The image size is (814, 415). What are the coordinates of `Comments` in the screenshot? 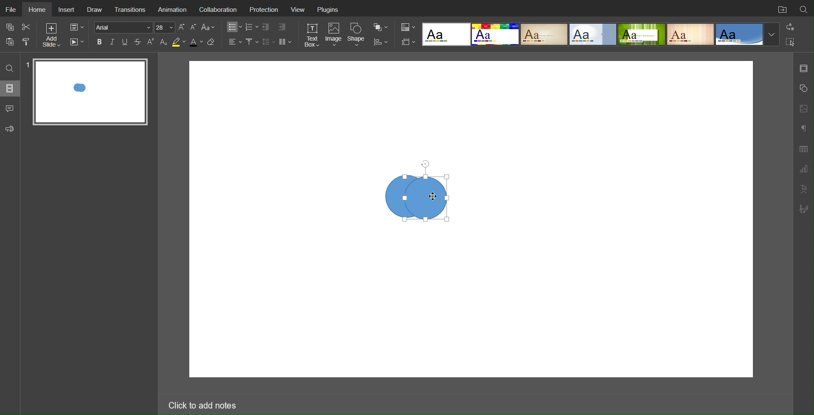 It's located at (11, 108).